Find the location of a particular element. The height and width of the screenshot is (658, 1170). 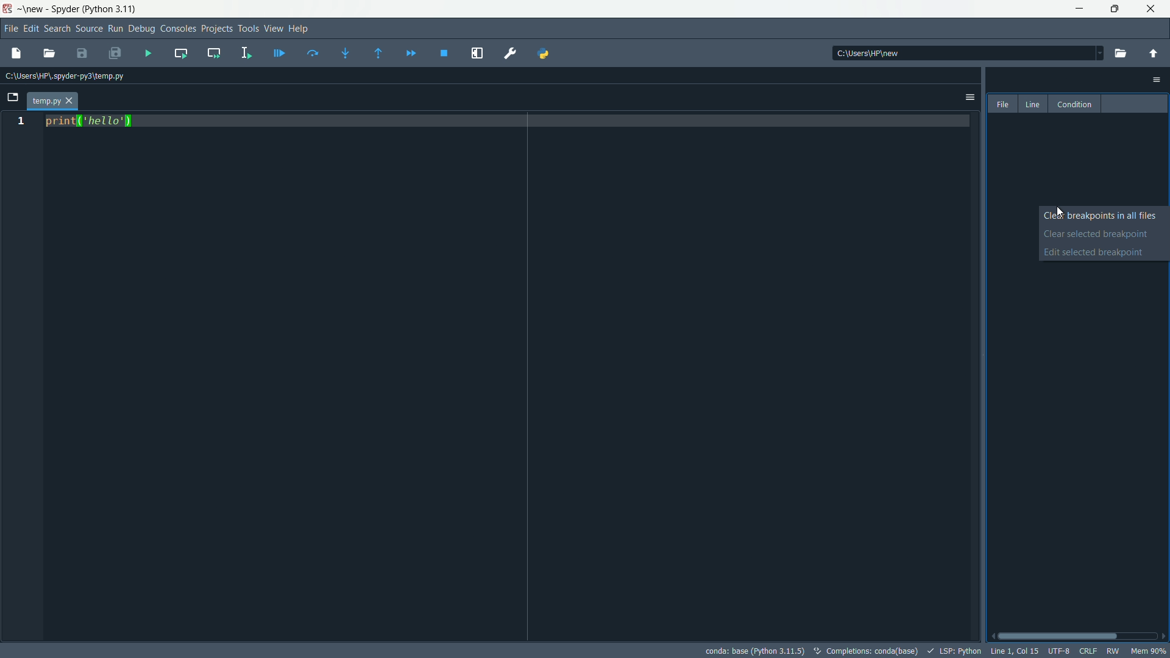

parent directory is located at coordinates (1154, 54).